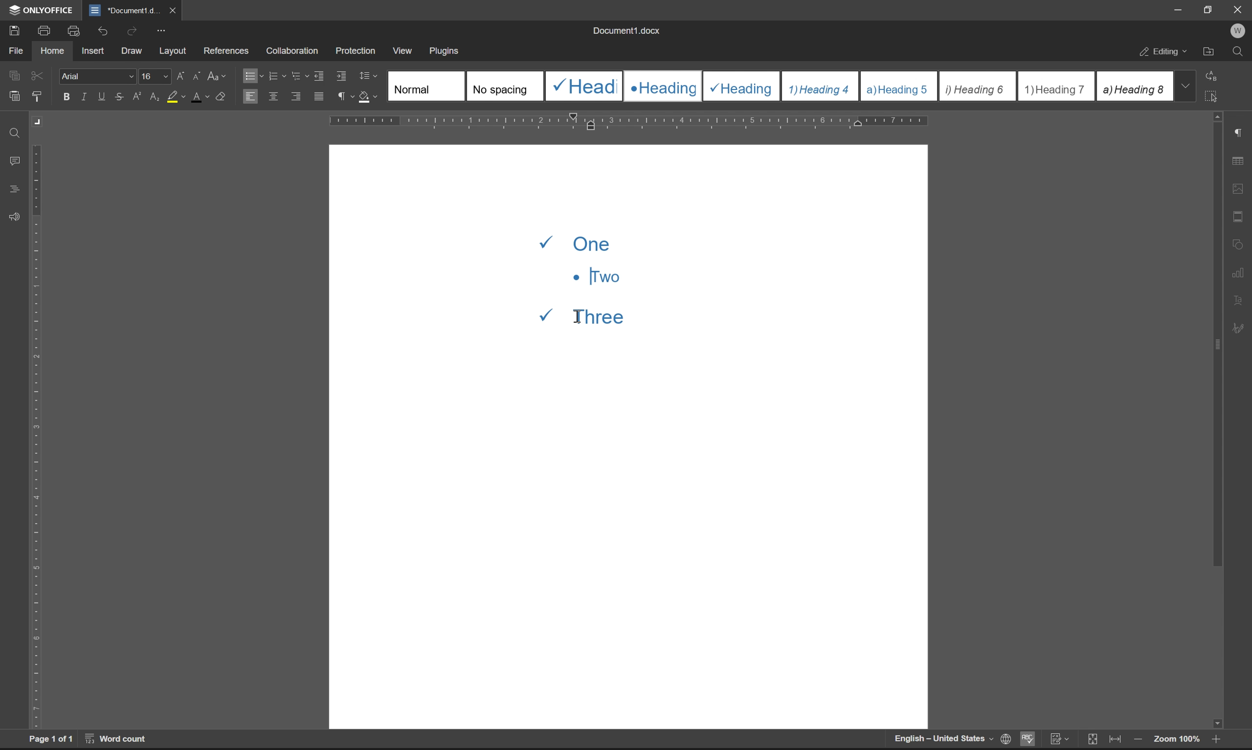 The width and height of the screenshot is (1252, 750). What do you see at coordinates (11, 30) in the screenshot?
I see `save` at bounding box center [11, 30].